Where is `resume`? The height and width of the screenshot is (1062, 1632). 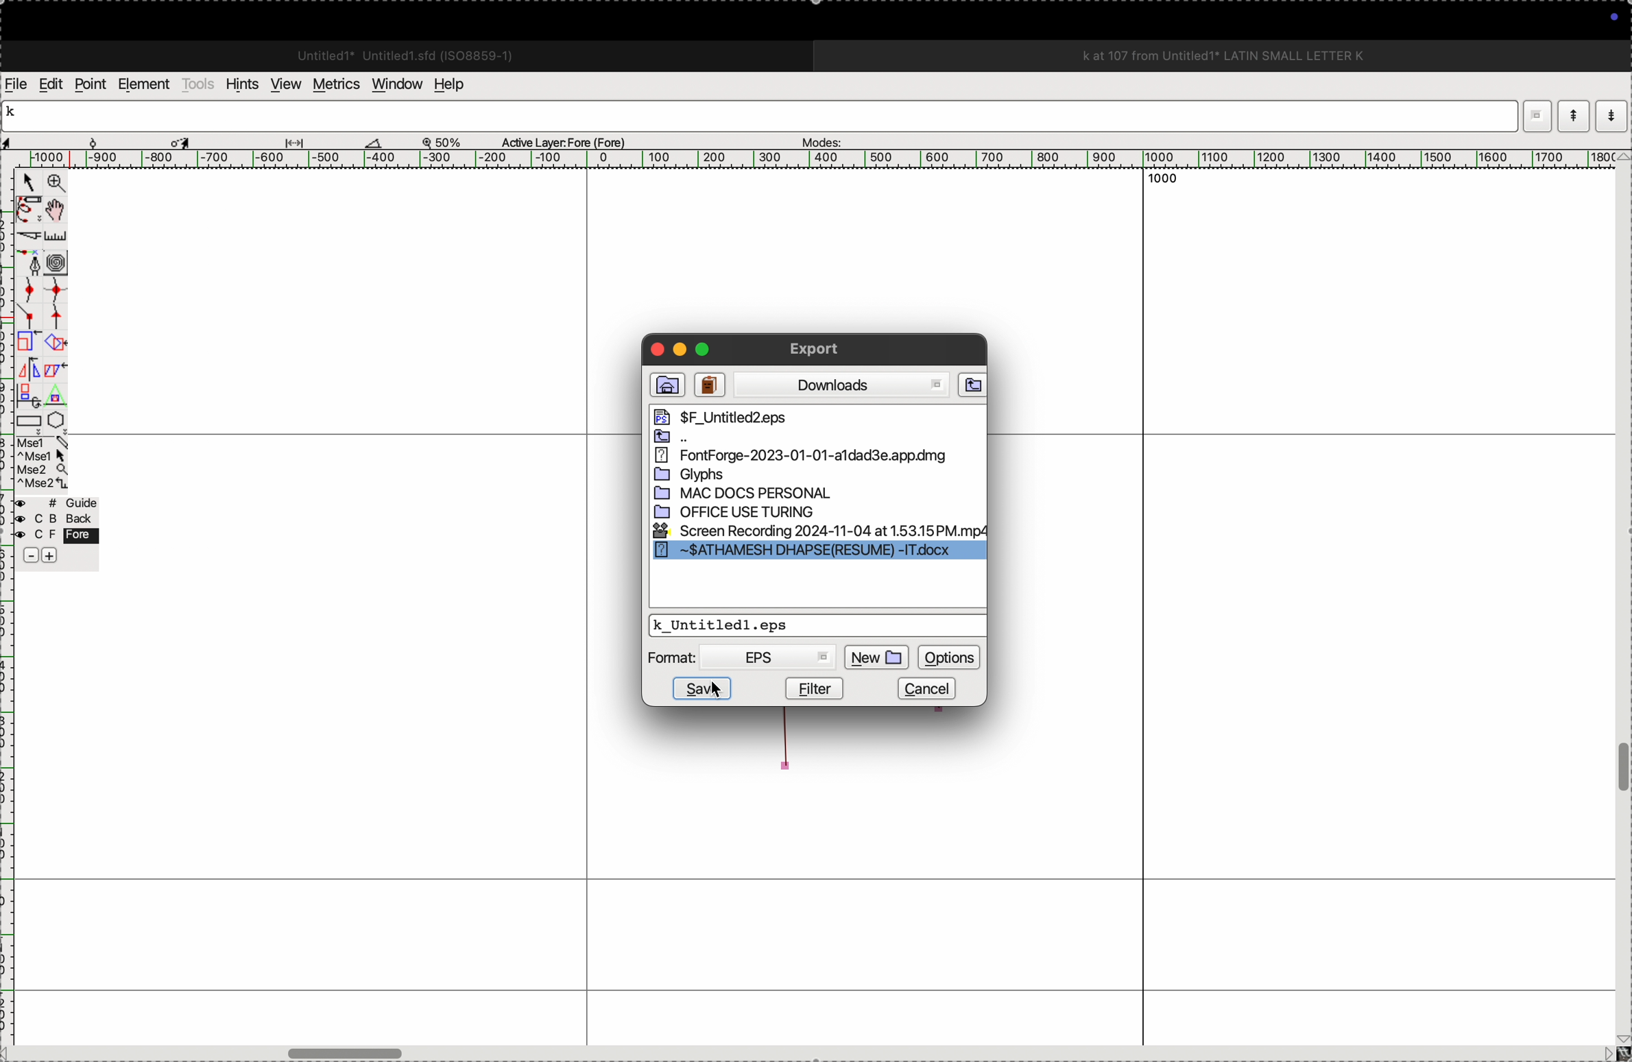
resume is located at coordinates (819, 554).